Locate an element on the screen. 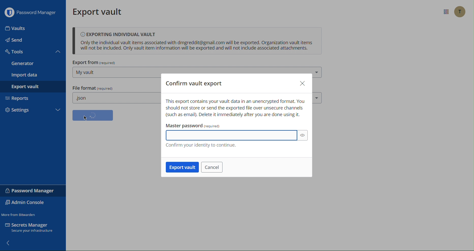 Image resolution: width=474 pixels, height=251 pixels. Close is located at coordinates (302, 83).